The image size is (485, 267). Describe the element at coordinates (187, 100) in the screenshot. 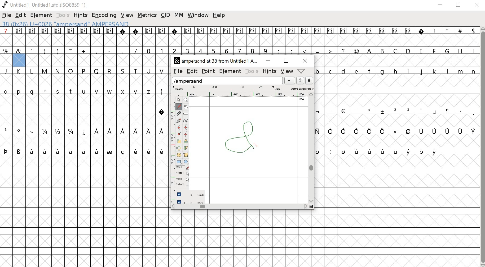

I see `magnify tool` at that location.